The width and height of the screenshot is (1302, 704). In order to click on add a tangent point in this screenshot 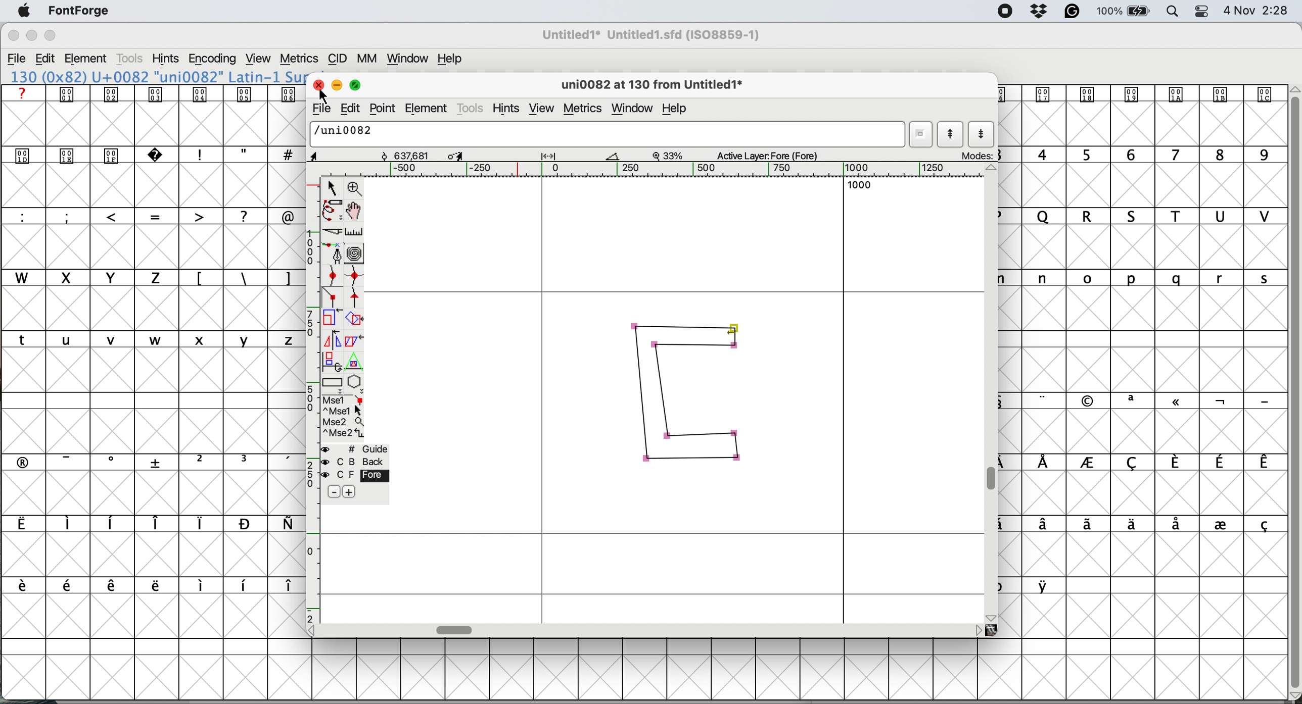, I will do `click(356, 297)`.